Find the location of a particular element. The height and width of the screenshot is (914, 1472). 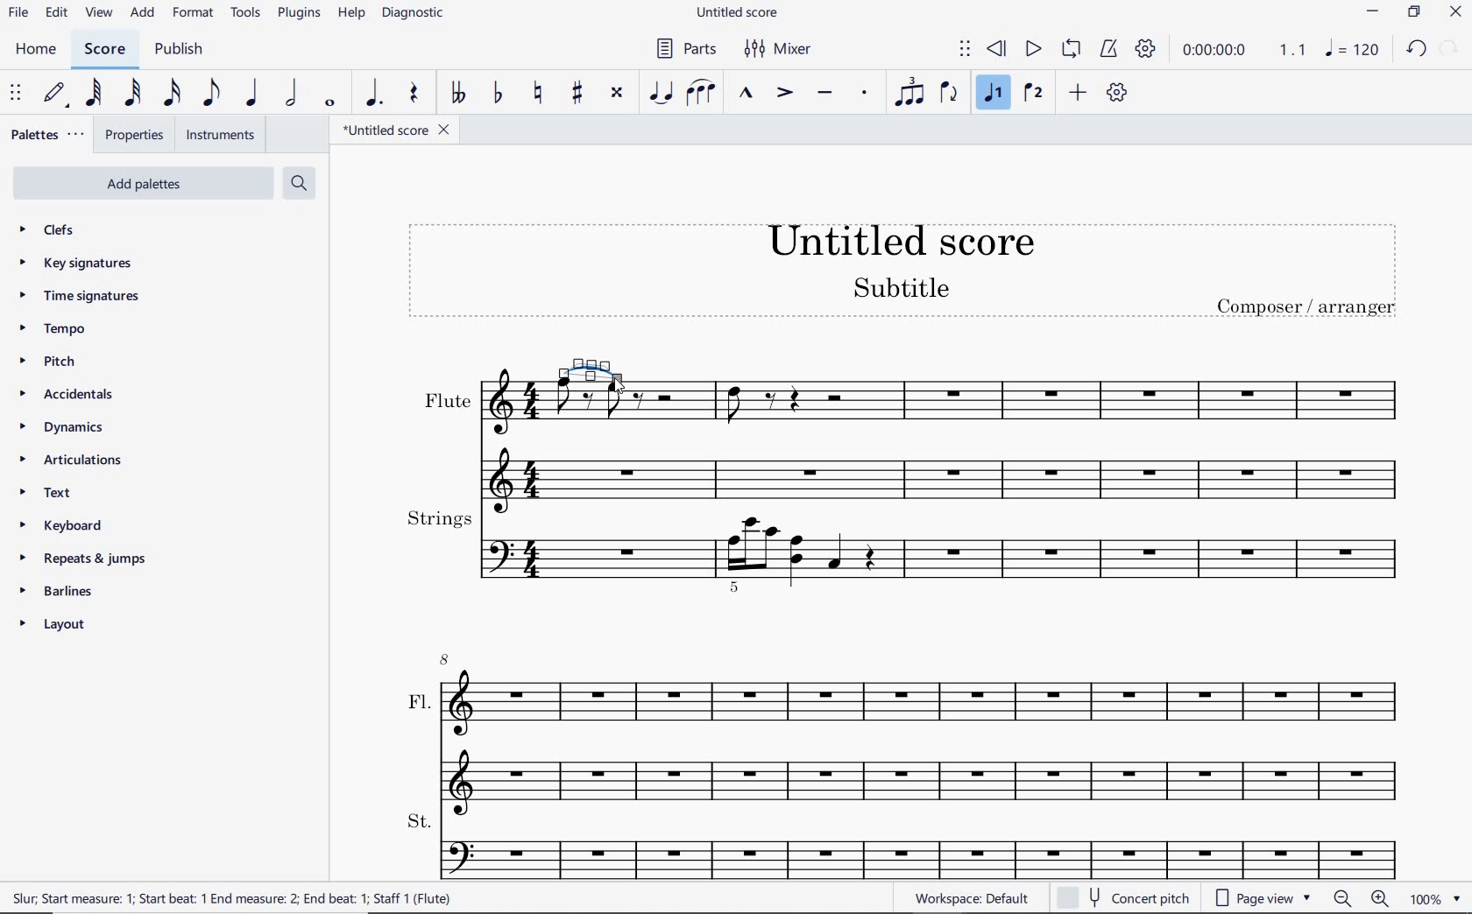

PUBLISH is located at coordinates (182, 50).